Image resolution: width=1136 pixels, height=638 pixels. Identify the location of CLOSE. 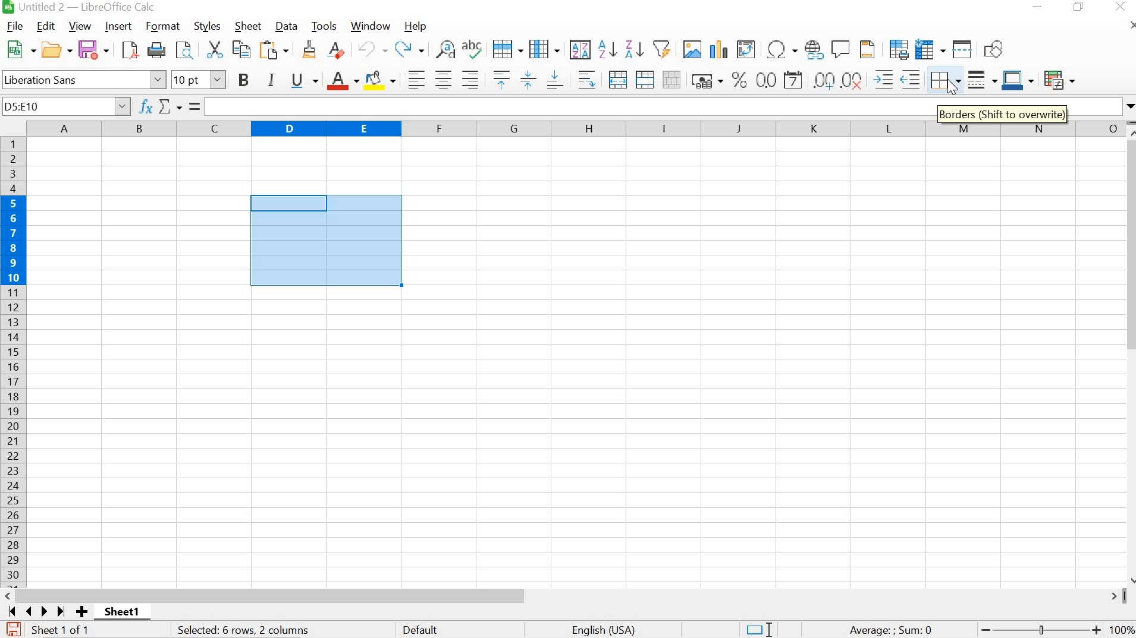
(1120, 7).